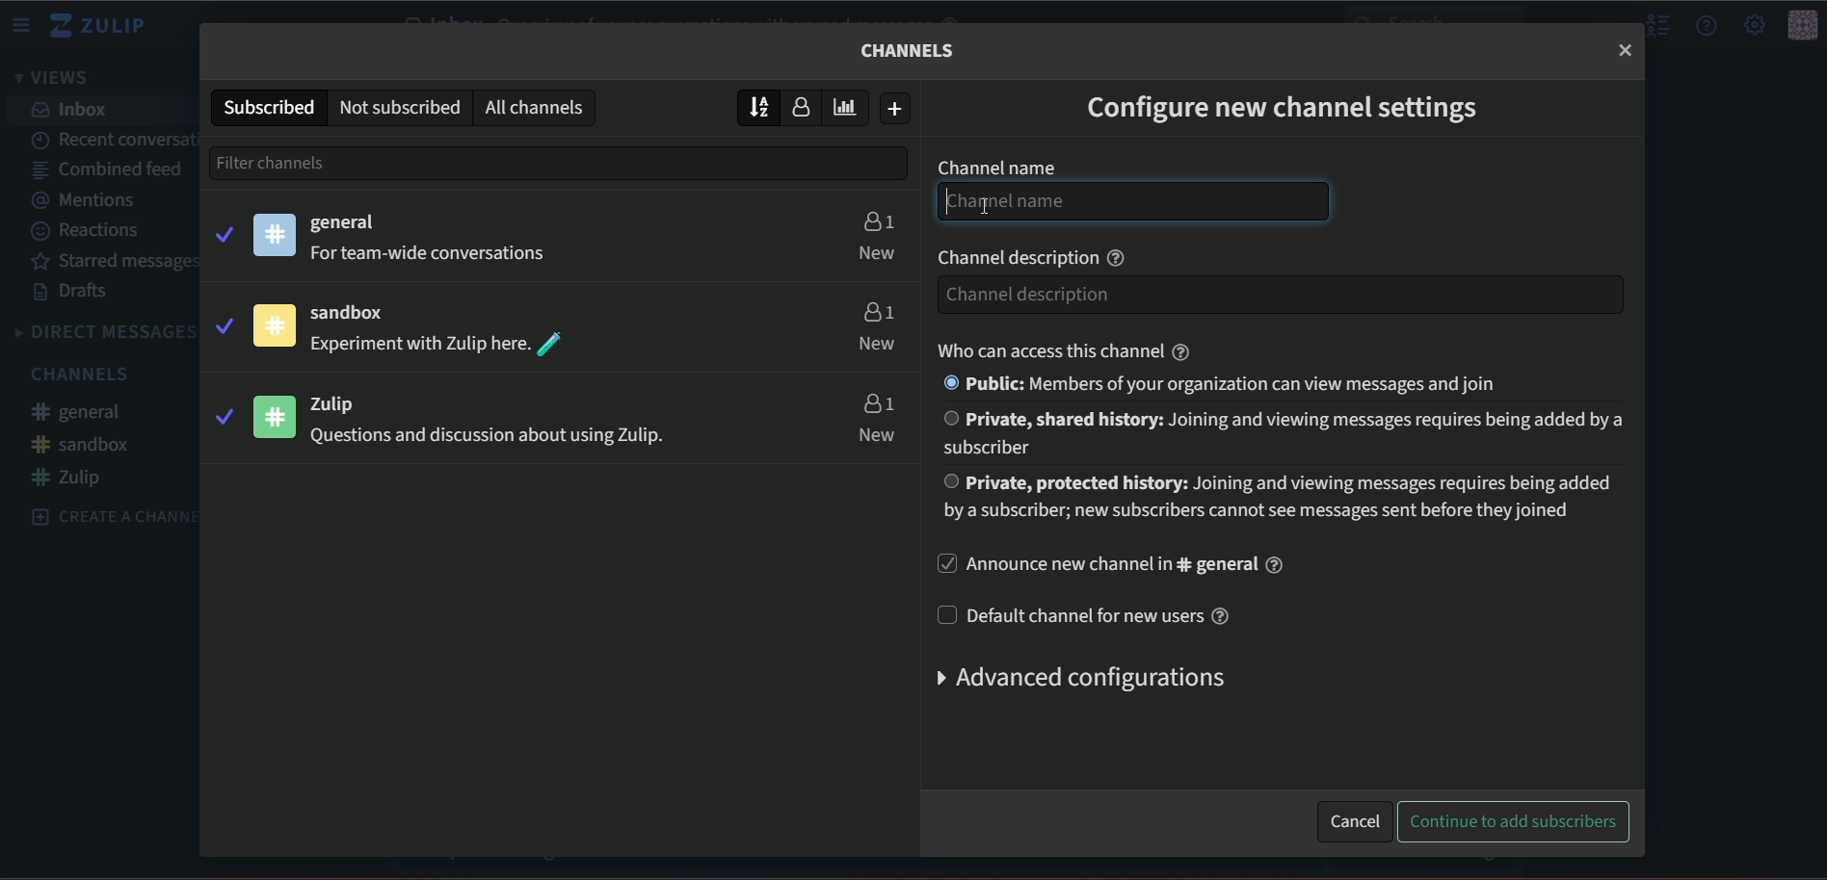 The height and width of the screenshot is (880, 1827). I want to click on all channels, so click(539, 107).